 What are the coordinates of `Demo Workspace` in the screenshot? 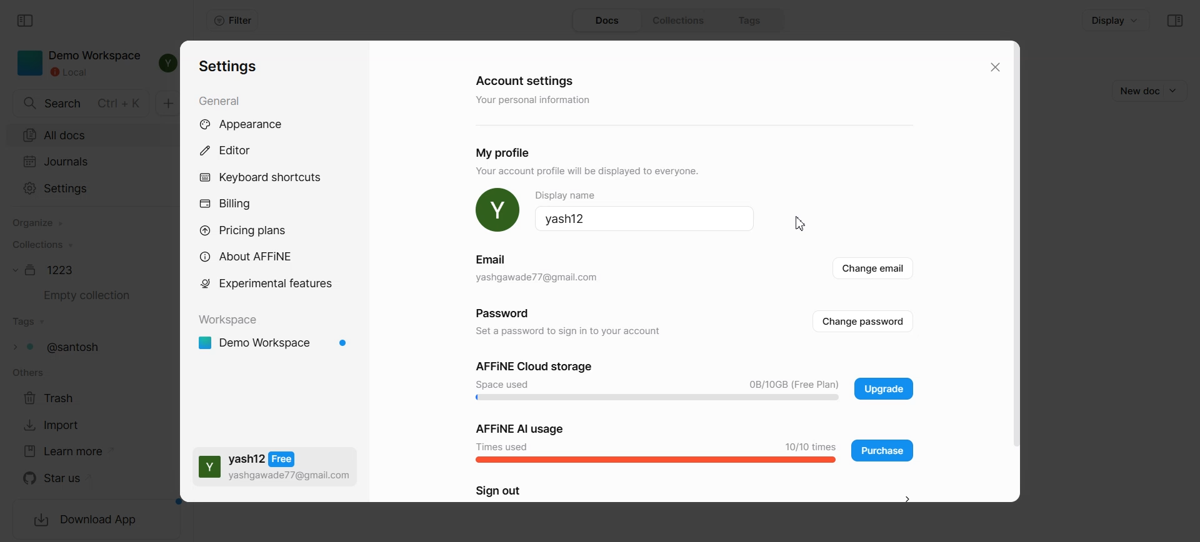 It's located at (79, 64).